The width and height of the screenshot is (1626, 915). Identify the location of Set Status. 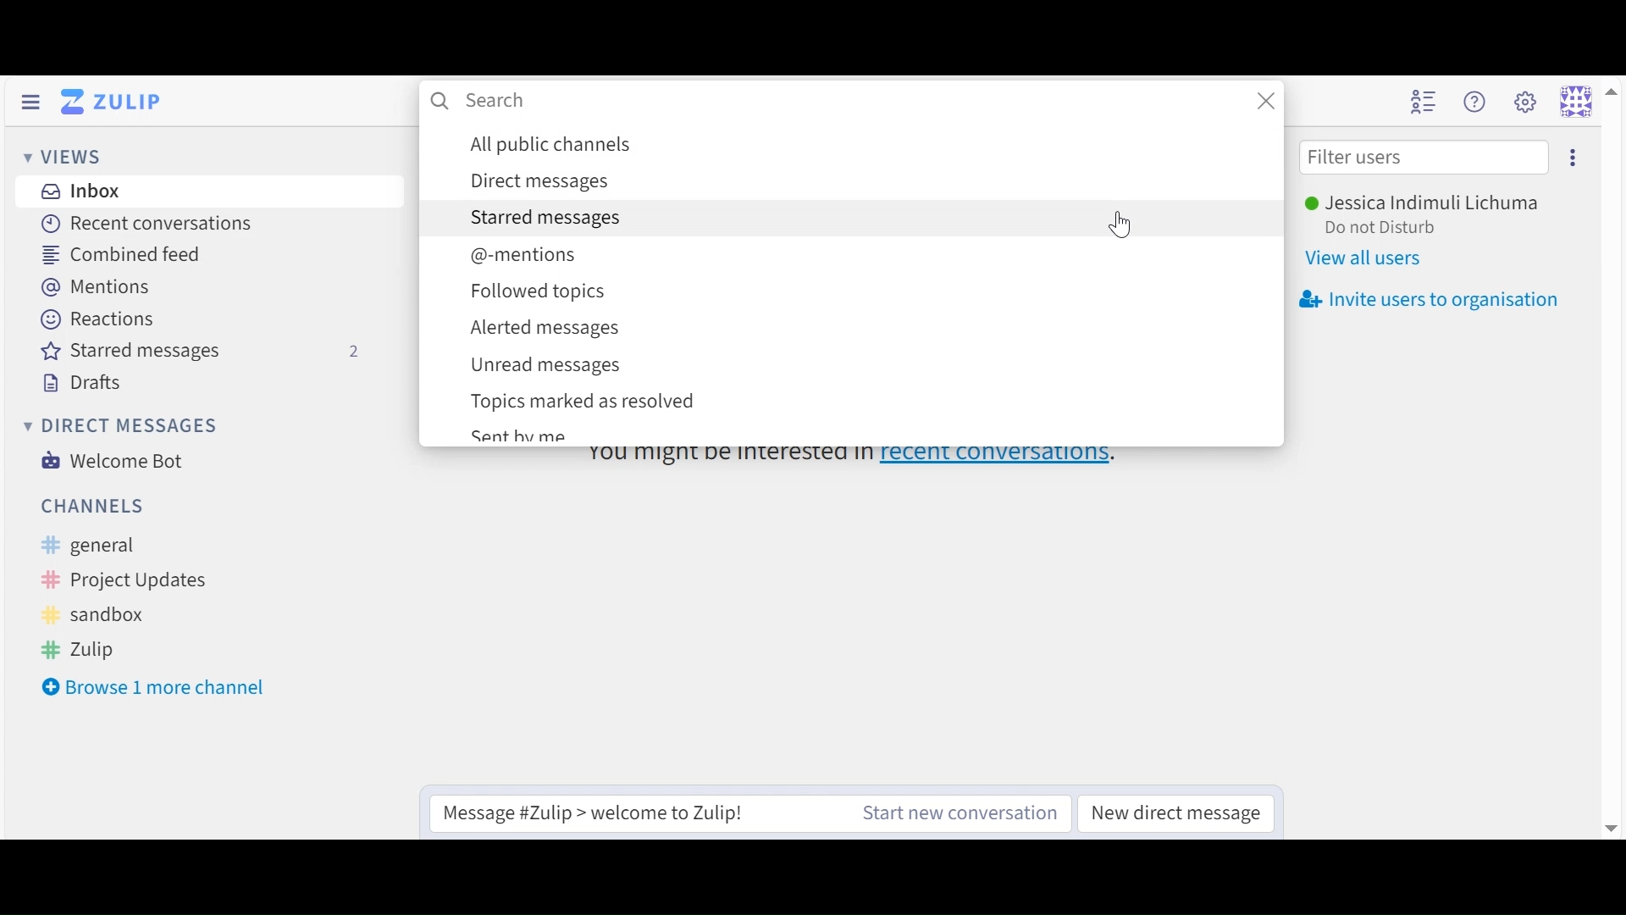
(1386, 228).